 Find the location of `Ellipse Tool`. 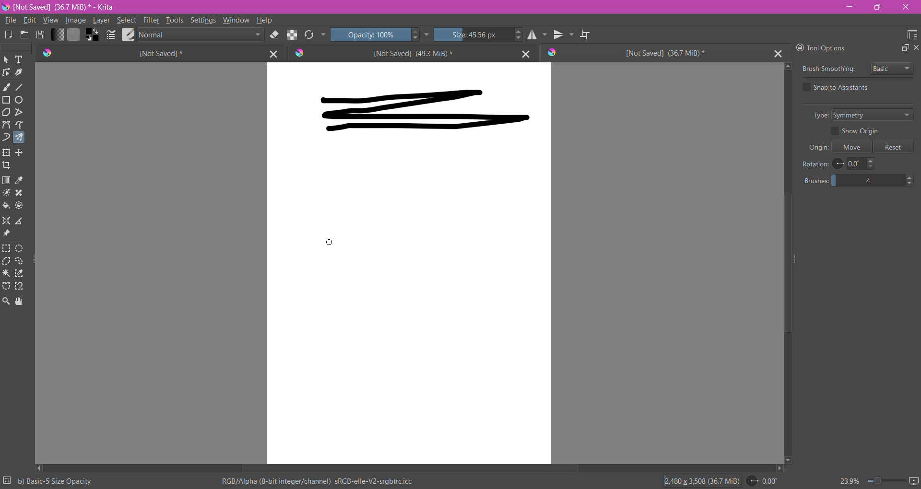

Ellipse Tool is located at coordinates (20, 100).